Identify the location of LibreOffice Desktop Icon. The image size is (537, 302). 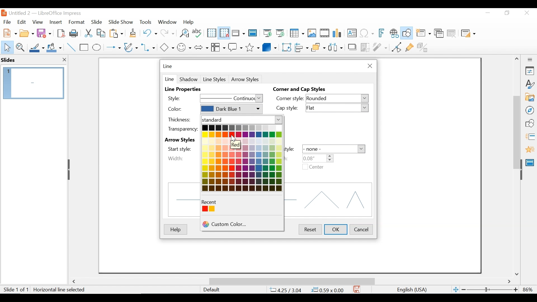
(3, 13).